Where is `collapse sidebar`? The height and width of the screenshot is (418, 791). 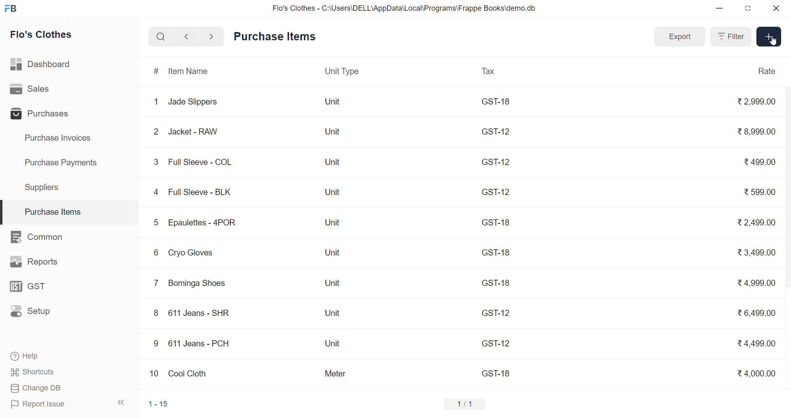
collapse sidebar is located at coordinates (124, 403).